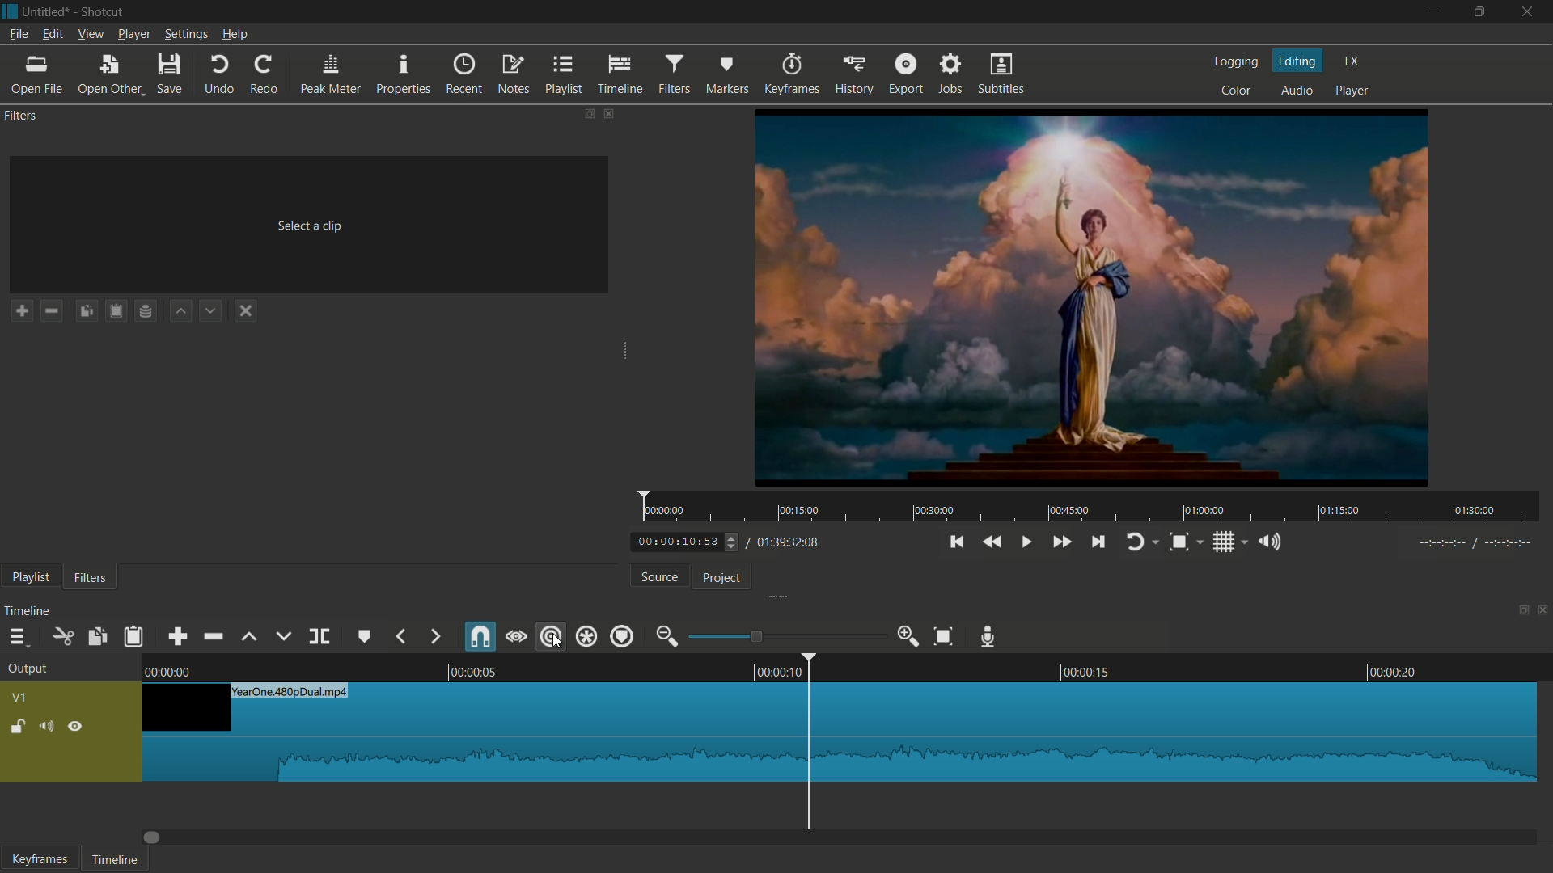 Image resolution: width=1553 pixels, height=873 pixels. I want to click on paste, so click(133, 638).